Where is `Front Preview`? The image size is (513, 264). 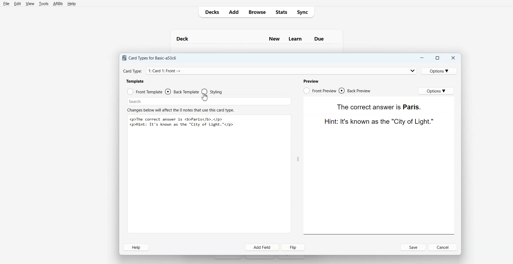
Front Preview is located at coordinates (320, 91).